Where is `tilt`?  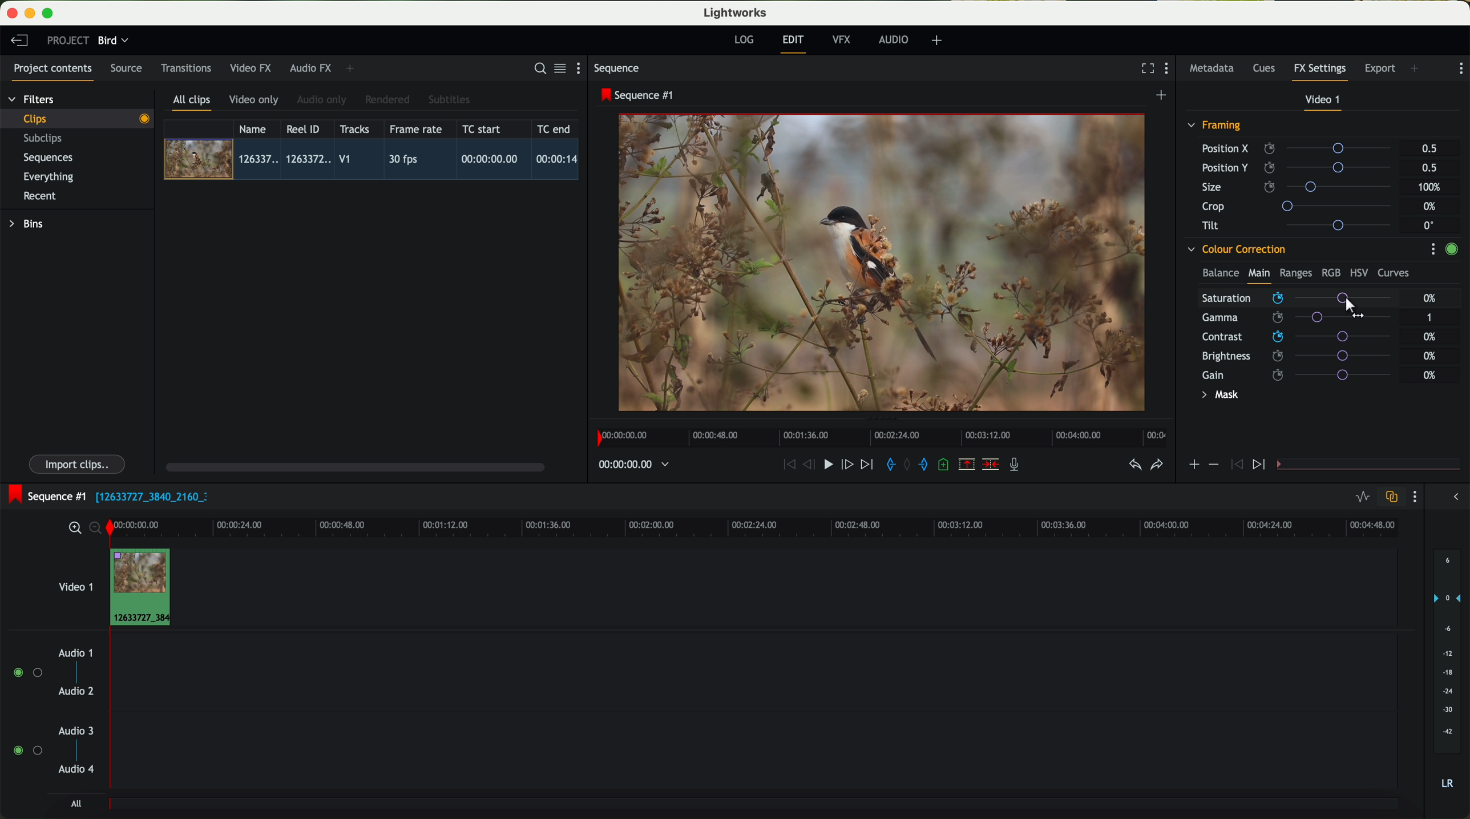 tilt is located at coordinates (1302, 225).